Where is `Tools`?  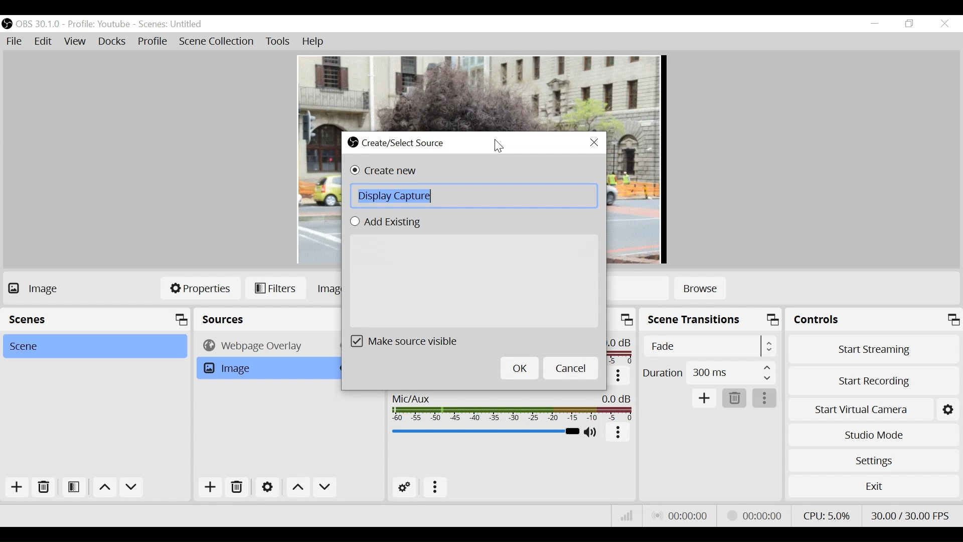
Tools is located at coordinates (278, 42).